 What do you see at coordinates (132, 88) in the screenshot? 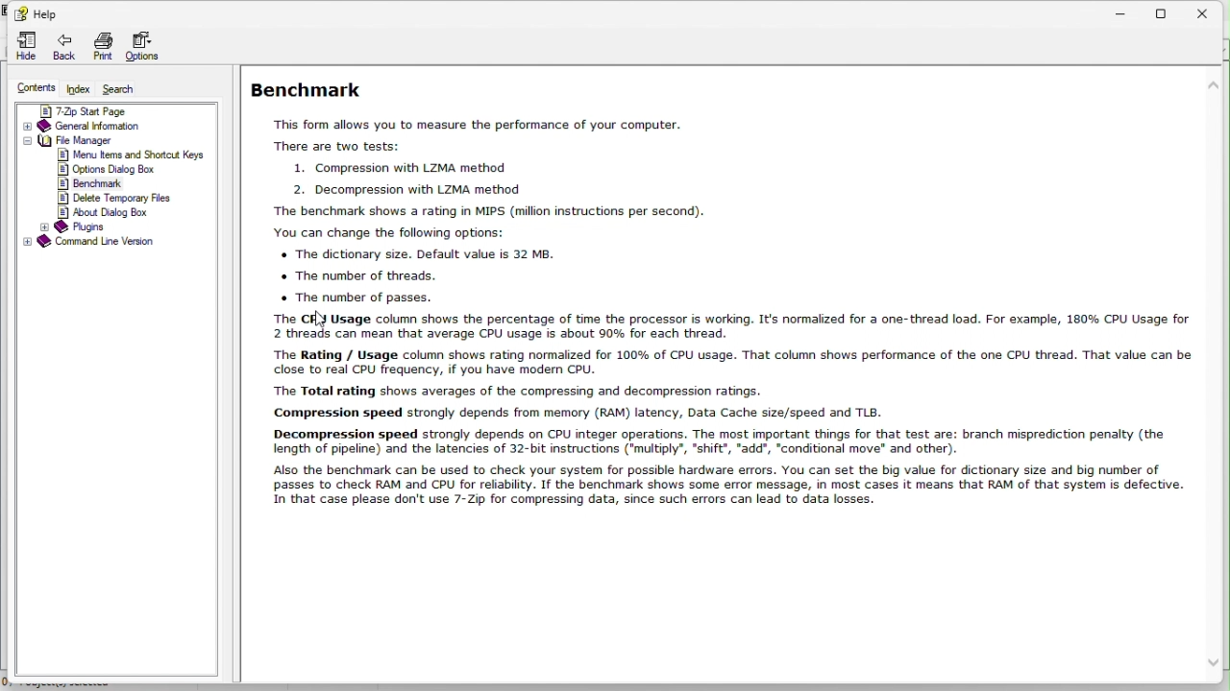
I see `Search` at bounding box center [132, 88].